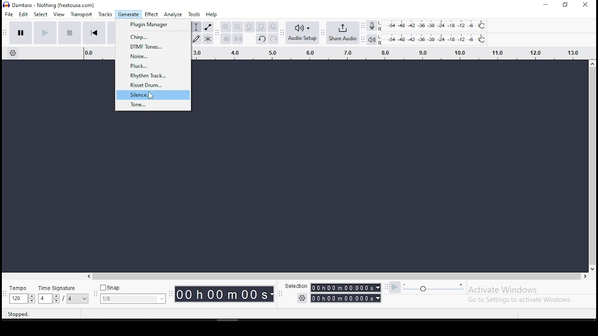 The image size is (598, 336). Describe the element at coordinates (154, 47) in the screenshot. I see `dtmf tones` at that location.